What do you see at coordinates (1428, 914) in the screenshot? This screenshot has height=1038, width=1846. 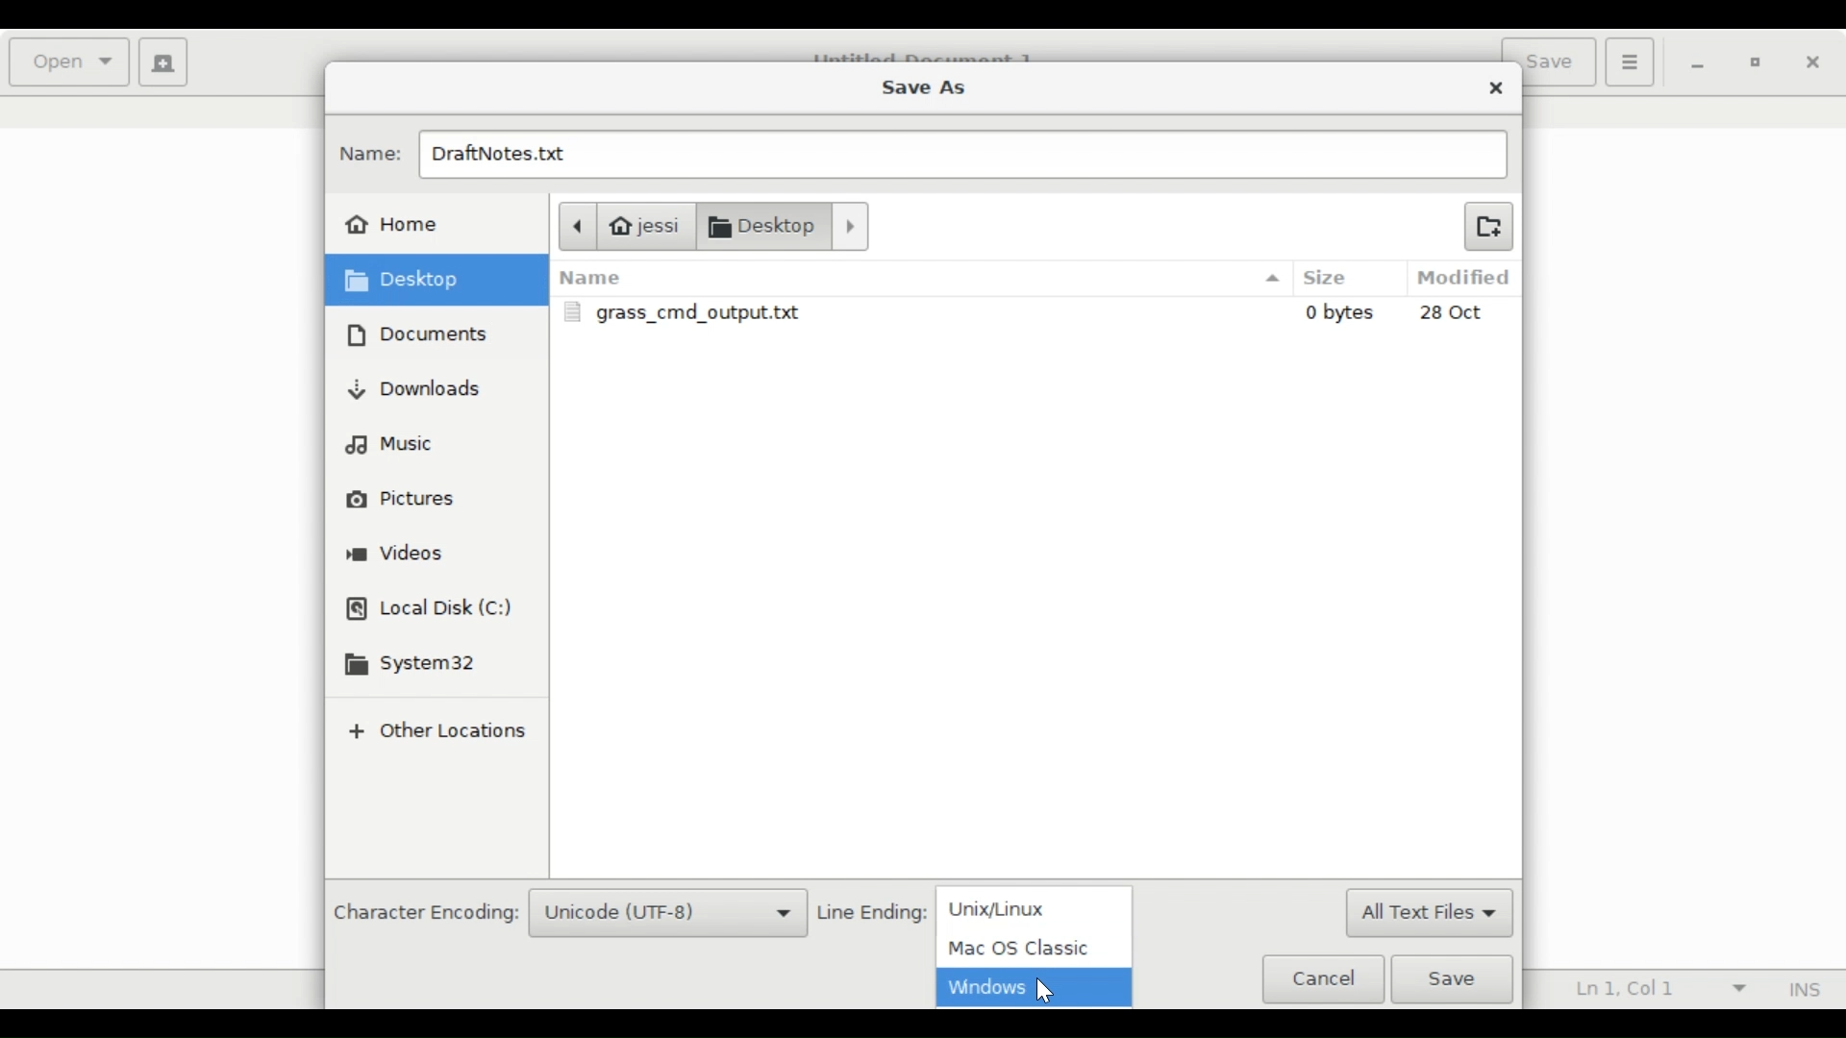 I see `All Text Files` at bounding box center [1428, 914].